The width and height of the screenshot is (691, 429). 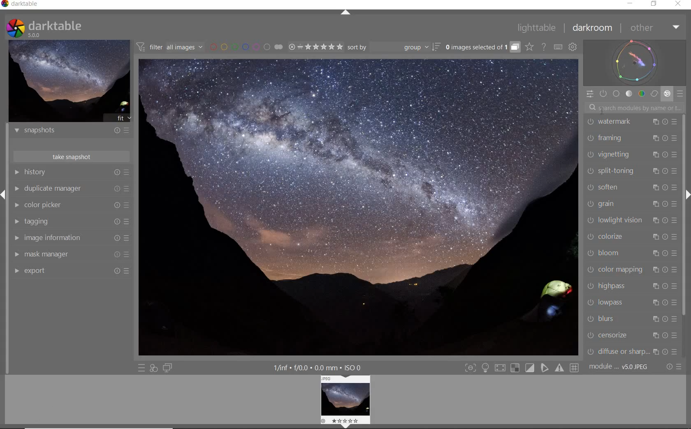 I want to click on presets, so click(x=672, y=319).